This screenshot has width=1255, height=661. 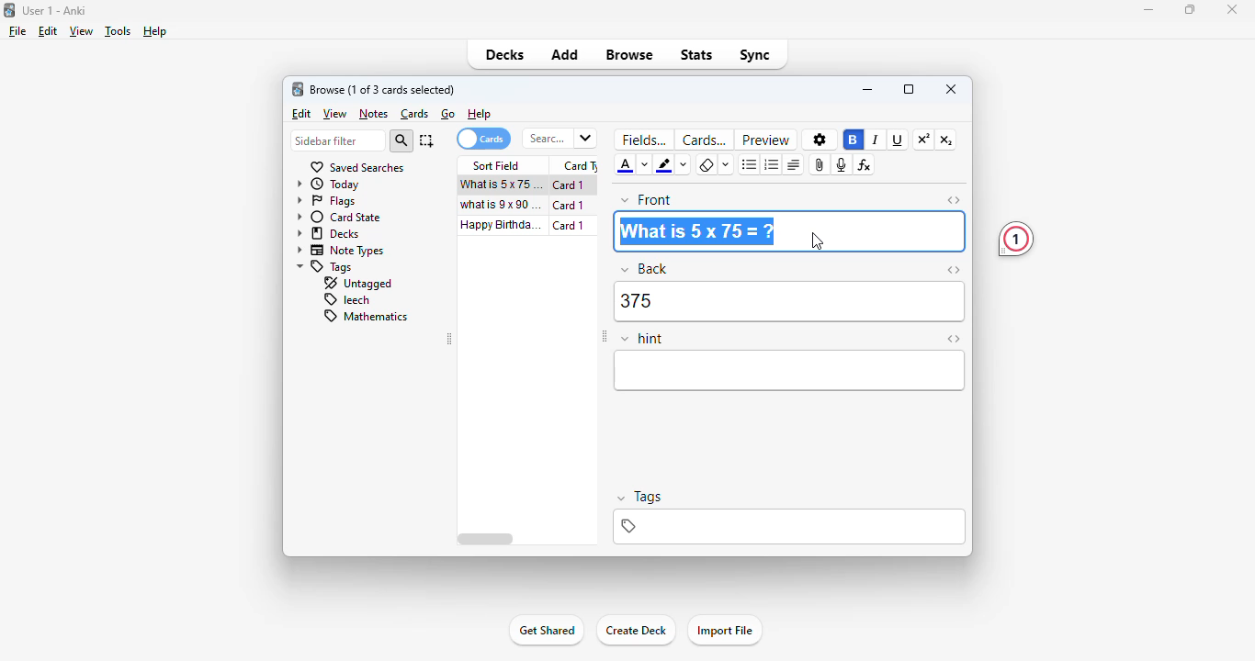 What do you see at coordinates (704, 140) in the screenshot?
I see `cards ` at bounding box center [704, 140].